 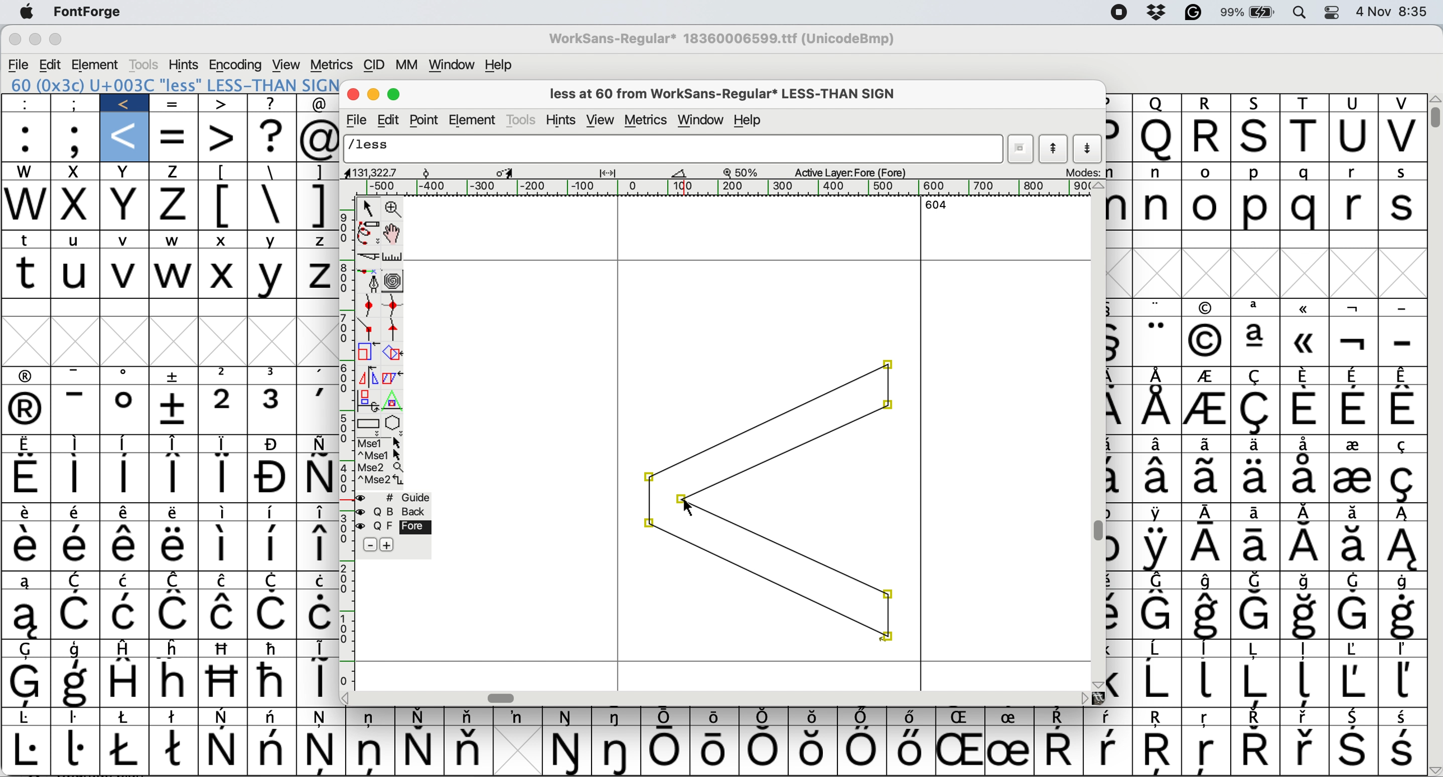 What do you see at coordinates (1305, 376) in the screenshot?
I see `Symbol` at bounding box center [1305, 376].